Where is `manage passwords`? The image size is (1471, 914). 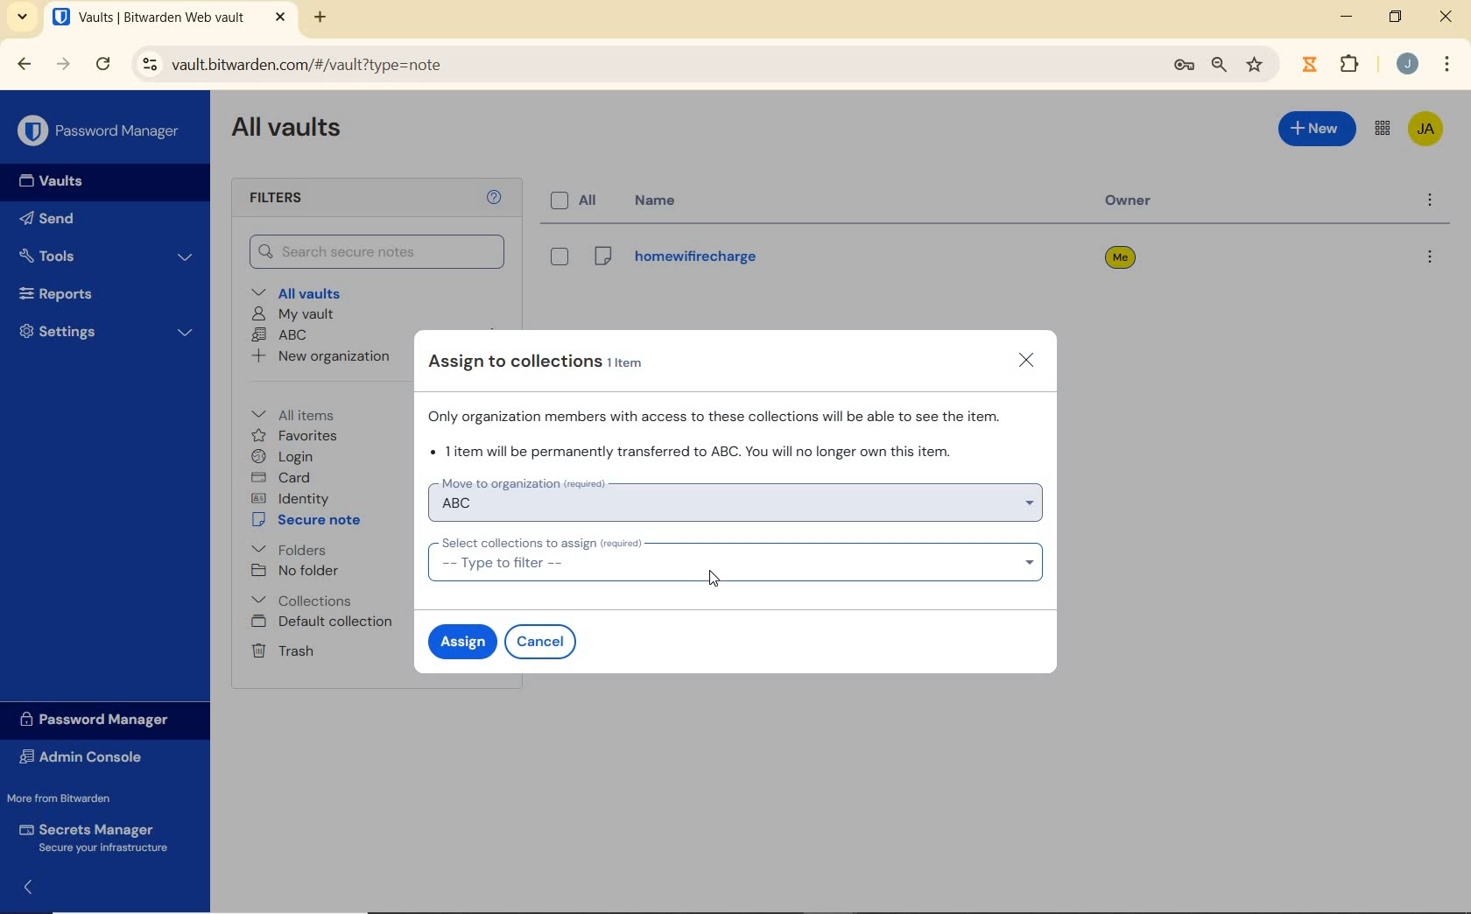 manage passwords is located at coordinates (1184, 68).